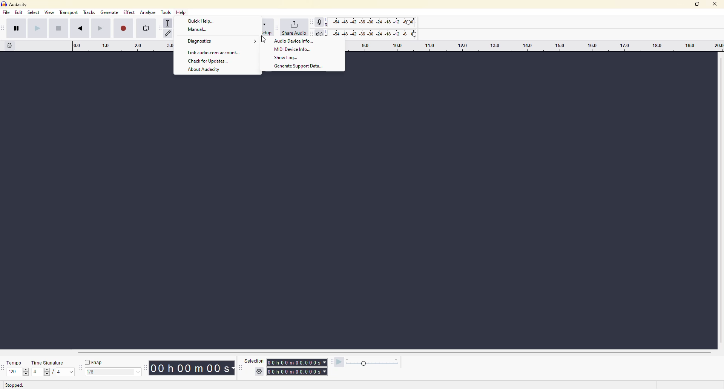 Image resolution: width=724 pixels, height=389 pixels. I want to click on temps, so click(12, 361).